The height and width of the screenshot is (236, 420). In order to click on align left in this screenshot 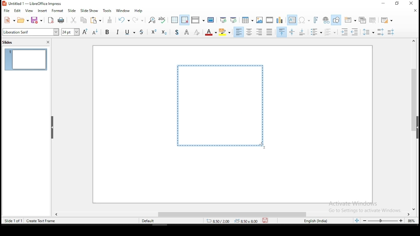, I will do `click(239, 32)`.